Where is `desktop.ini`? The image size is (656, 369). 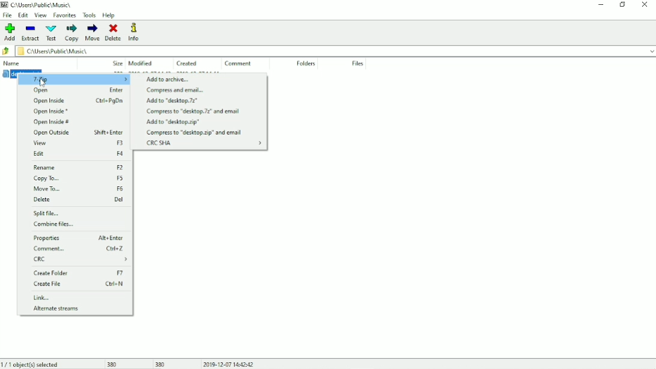 desktop.ini is located at coordinates (112, 73).